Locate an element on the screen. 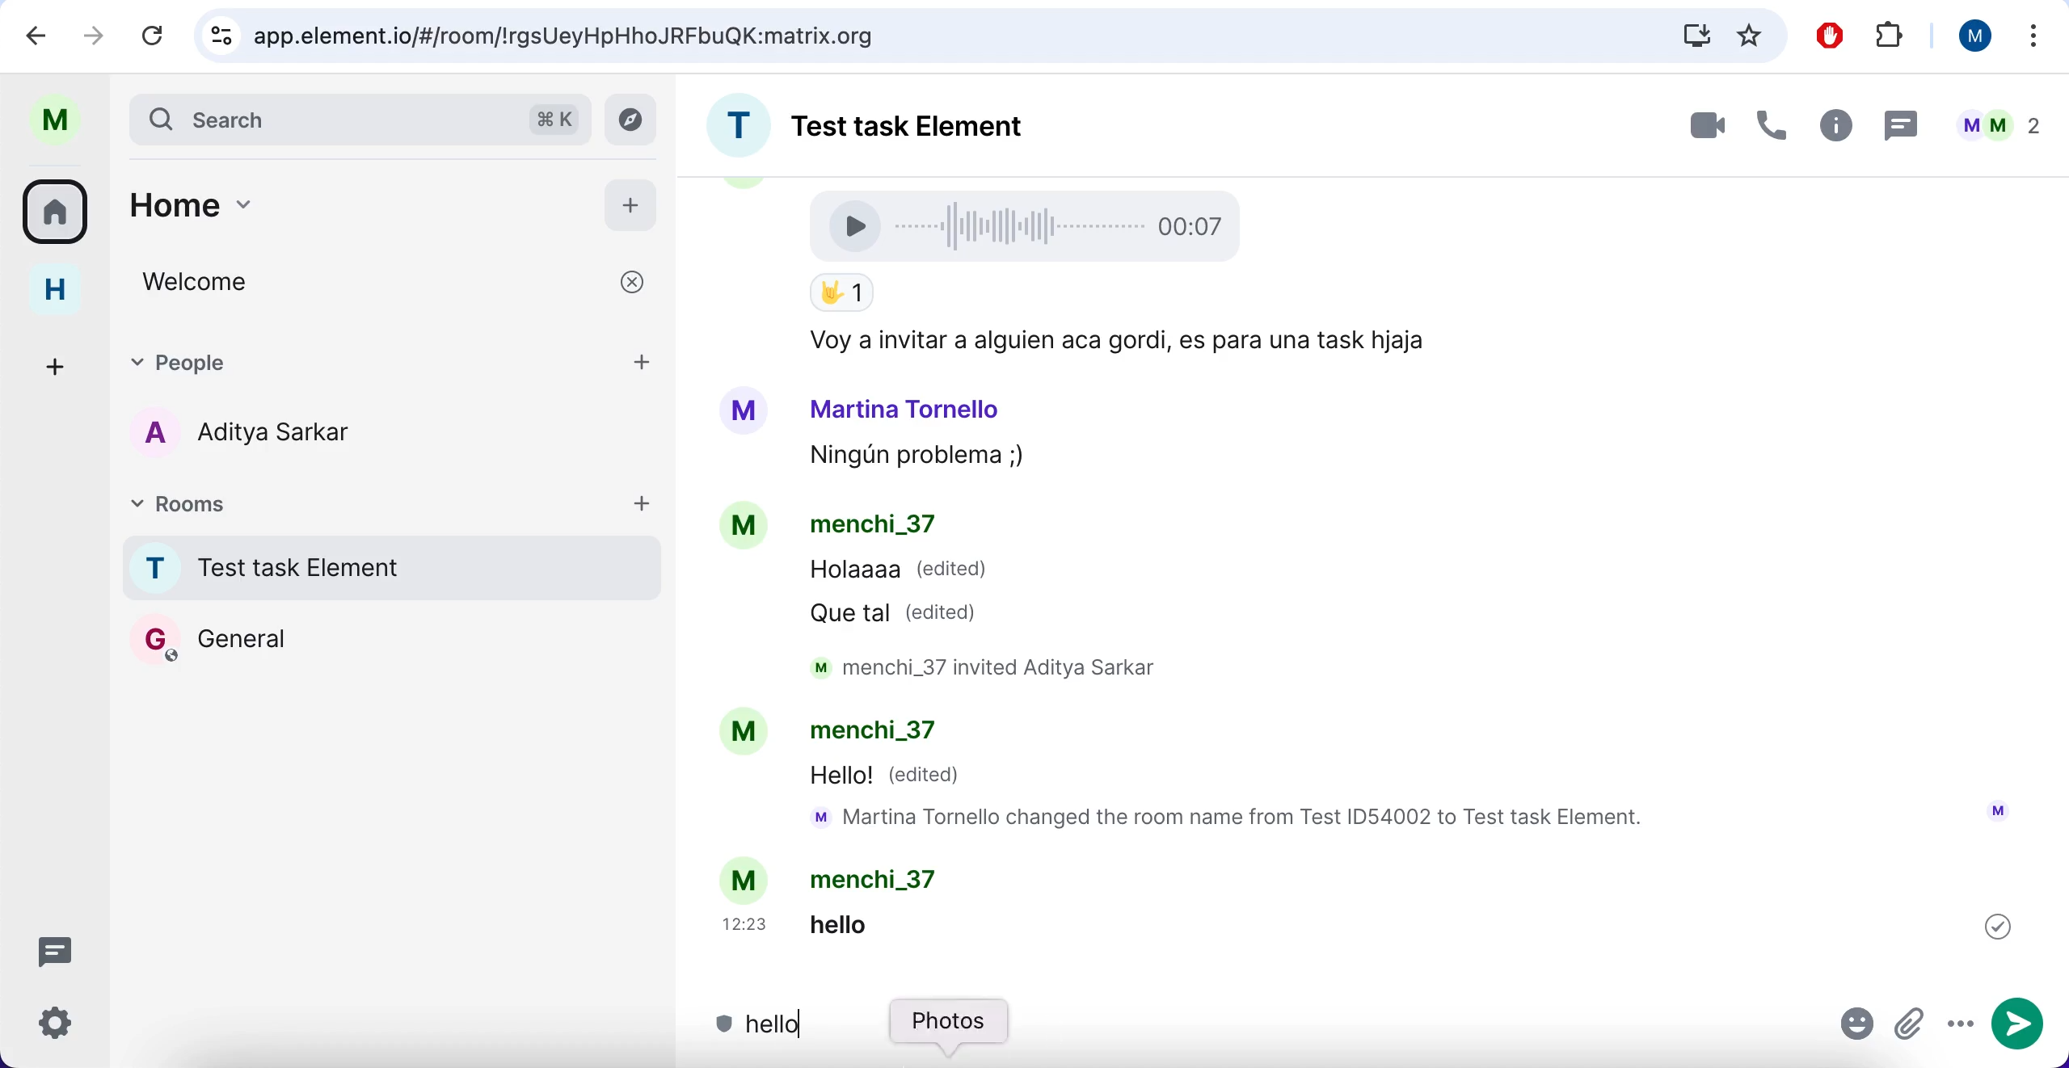 The height and width of the screenshot is (1068, 2069). backward is located at coordinates (37, 34).